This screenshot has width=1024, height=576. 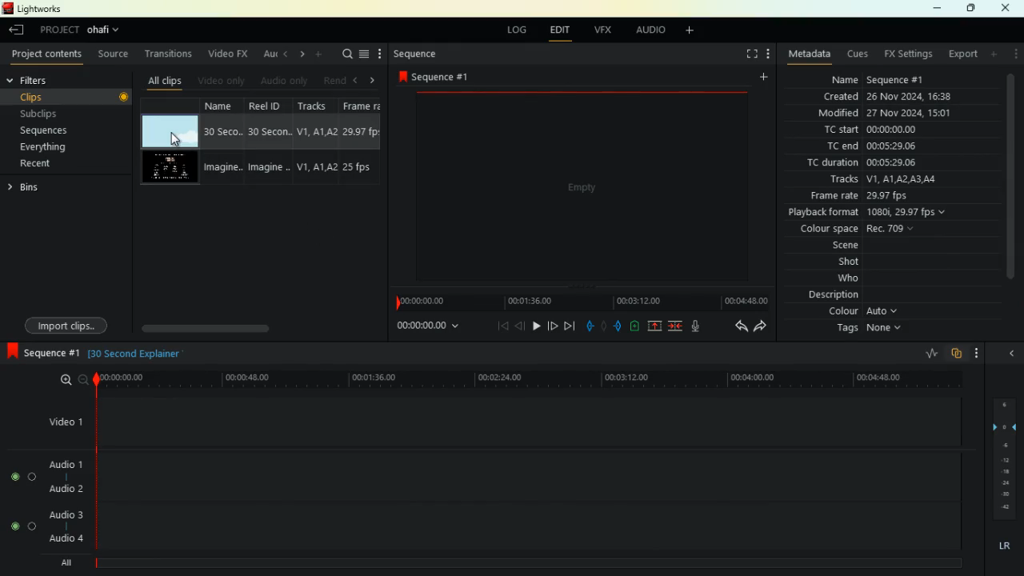 What do you see at coordinates (969, 9) in the screenshot?
I see `maximize` at bounding box center [969, 9].